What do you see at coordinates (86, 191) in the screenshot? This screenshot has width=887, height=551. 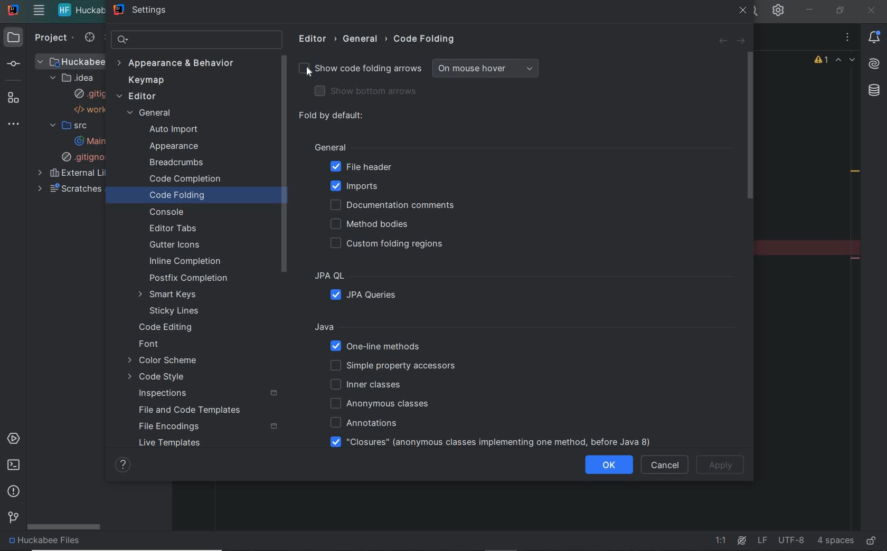 I see `scratches and consoles` at bounding box center [86, 191].